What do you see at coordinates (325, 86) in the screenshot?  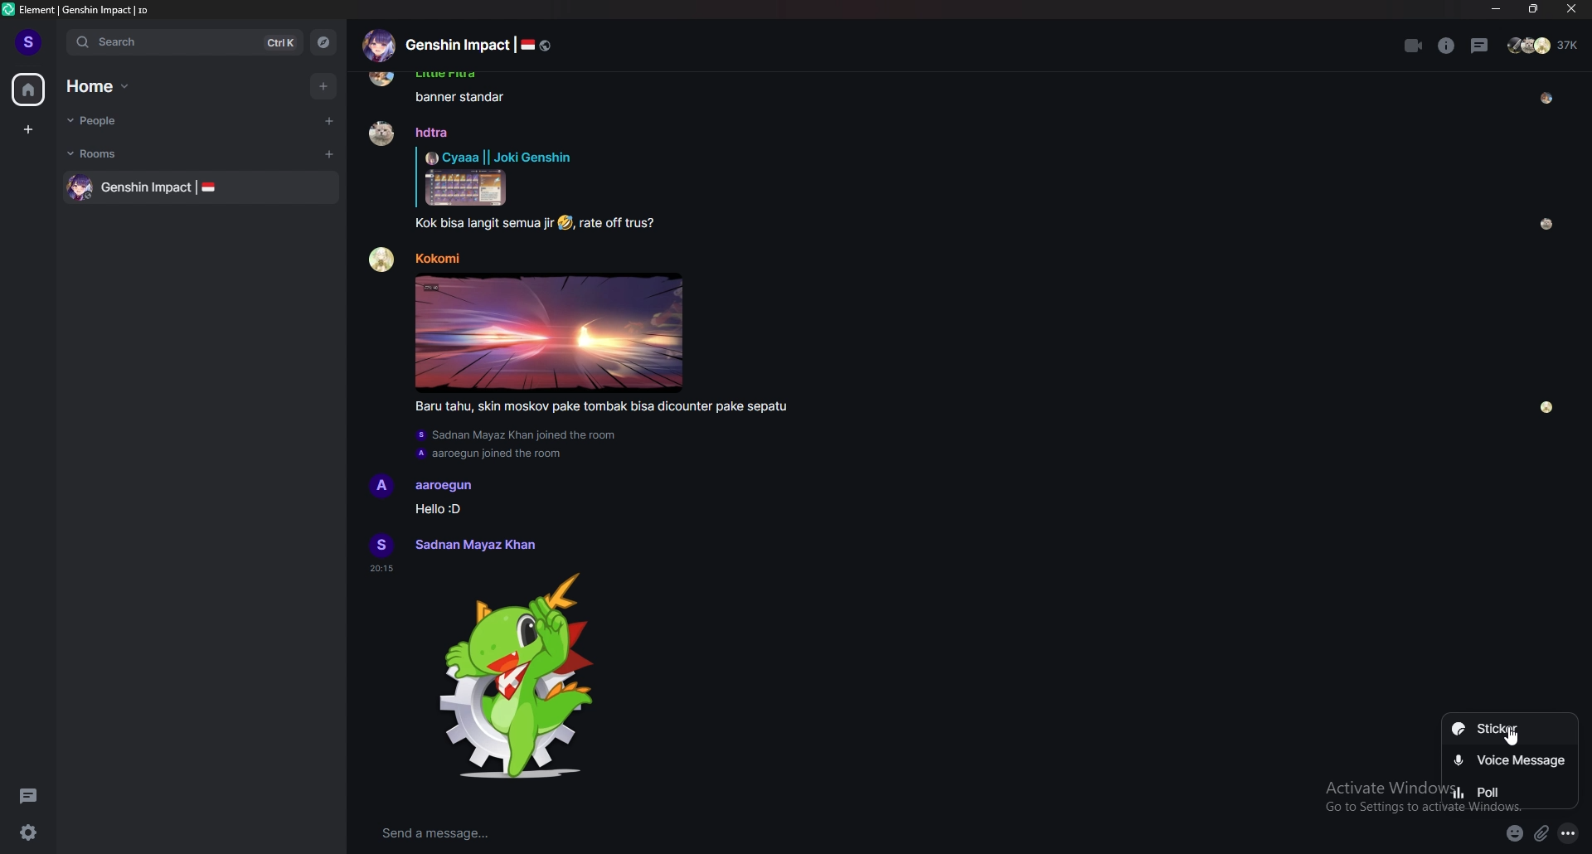 I see `add` at bounding box center [325, 86].